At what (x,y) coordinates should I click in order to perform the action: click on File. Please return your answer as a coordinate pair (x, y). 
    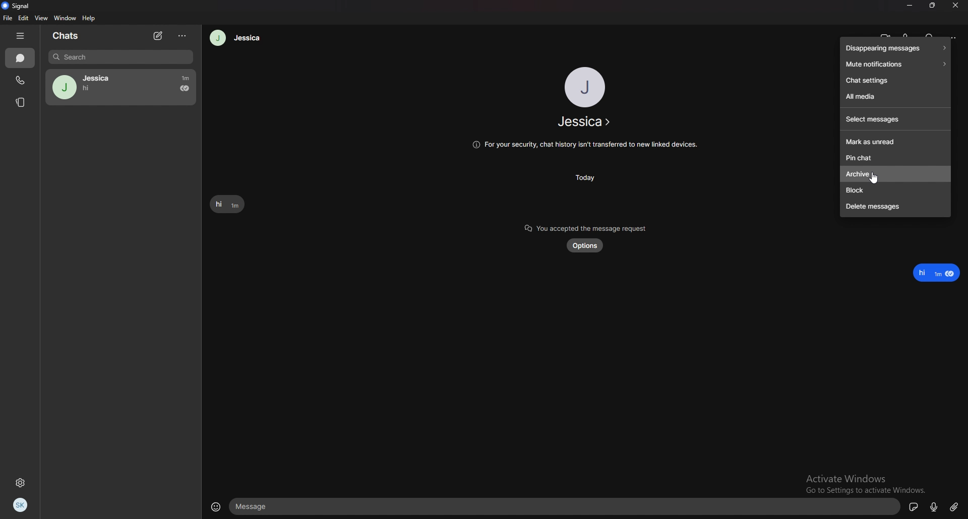
    Looking at the image, I should click on (7, 18).